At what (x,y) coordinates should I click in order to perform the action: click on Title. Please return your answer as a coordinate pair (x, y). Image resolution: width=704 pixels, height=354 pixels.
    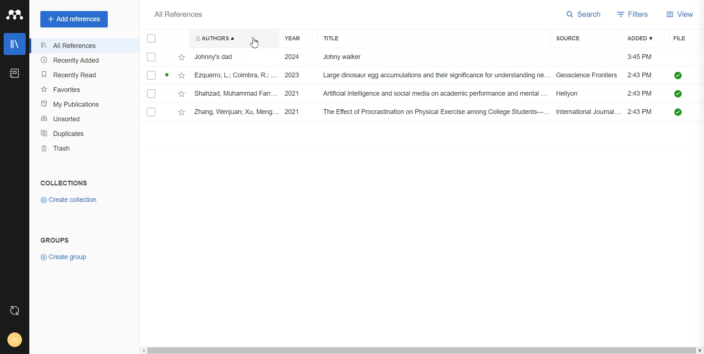
    Looking at the image, I should click on (337, 38).